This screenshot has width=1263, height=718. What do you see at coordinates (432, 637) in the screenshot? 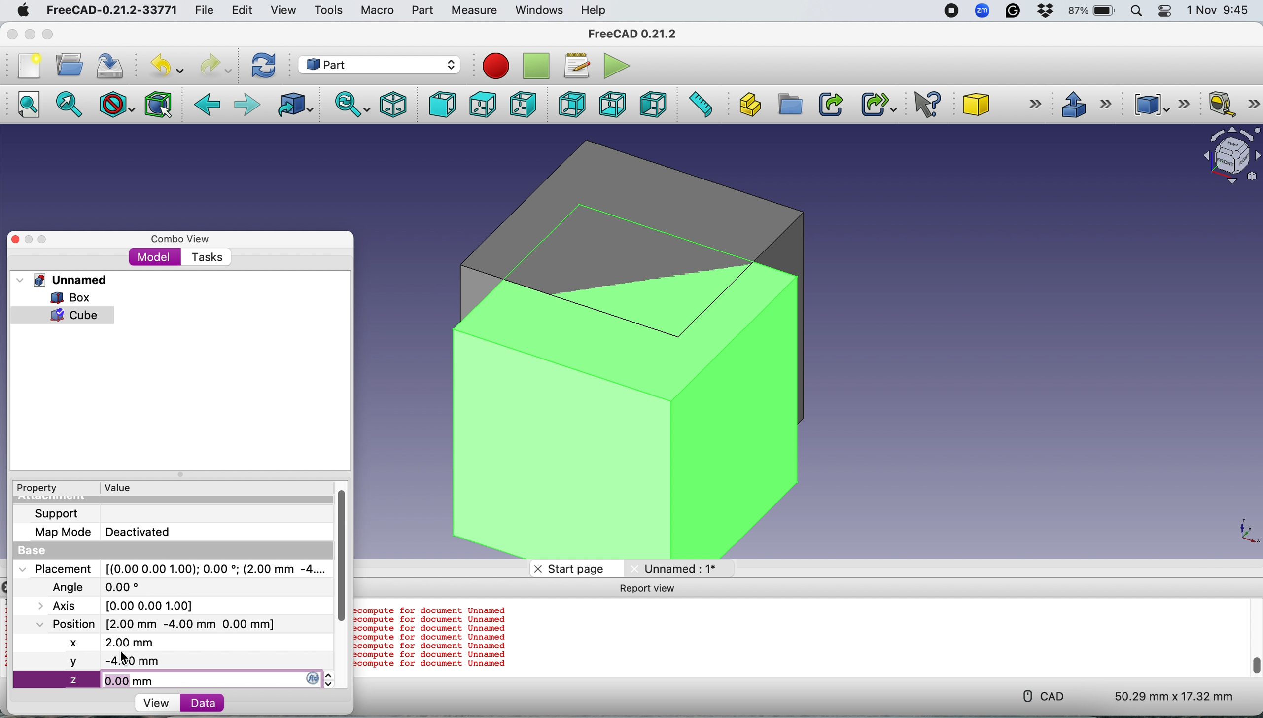
I see `compute for document Unnamed` at bounding box center [432, 637].